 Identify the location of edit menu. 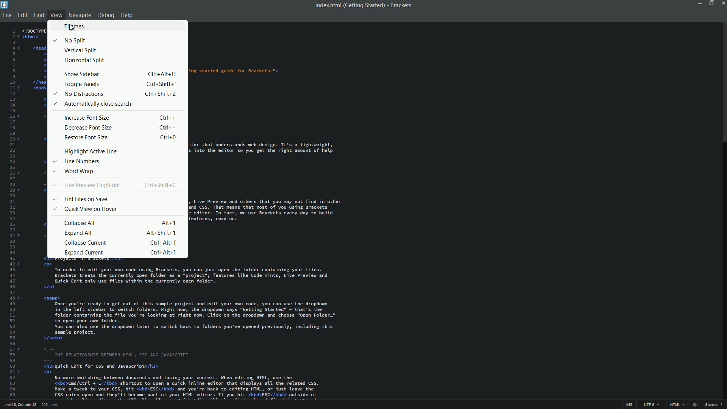
(22, 16).